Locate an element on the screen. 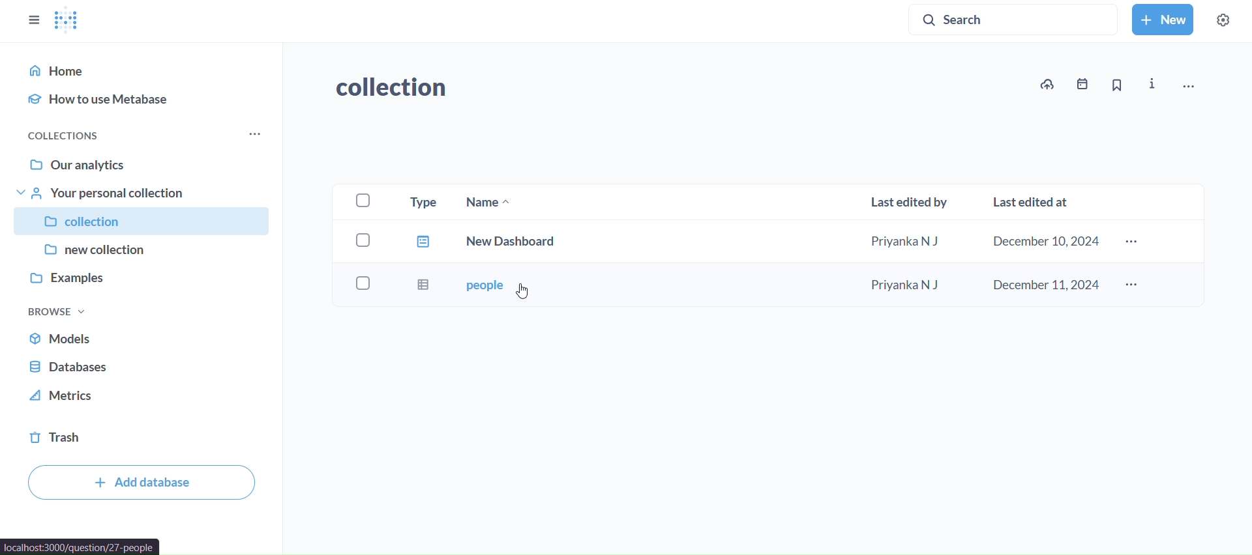  trash is located at coordinates (143, 438).